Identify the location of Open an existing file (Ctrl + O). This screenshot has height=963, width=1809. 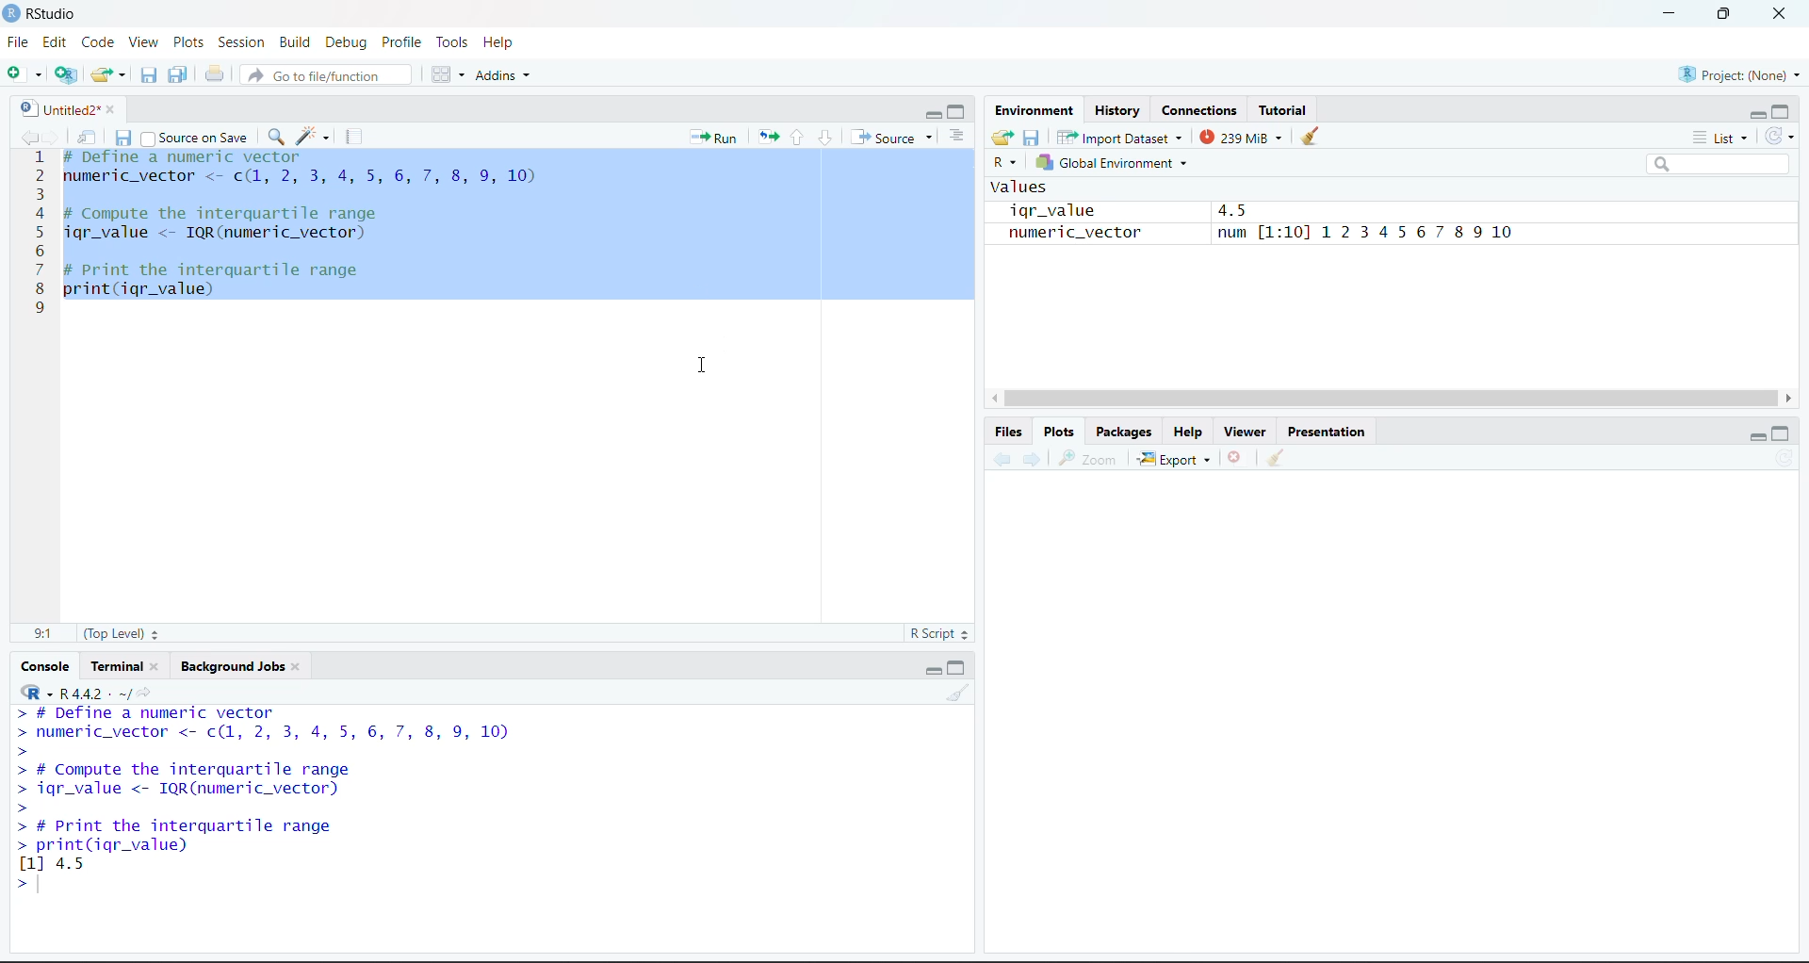
(108, 72).